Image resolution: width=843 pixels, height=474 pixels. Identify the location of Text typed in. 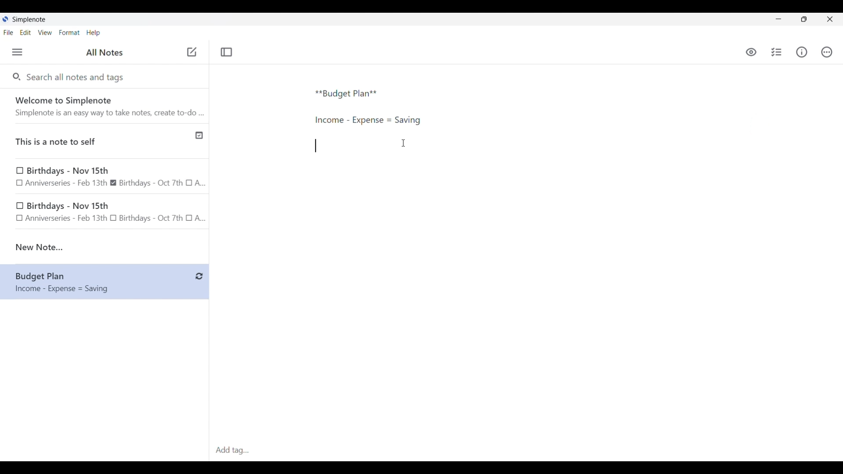
(346, 94).